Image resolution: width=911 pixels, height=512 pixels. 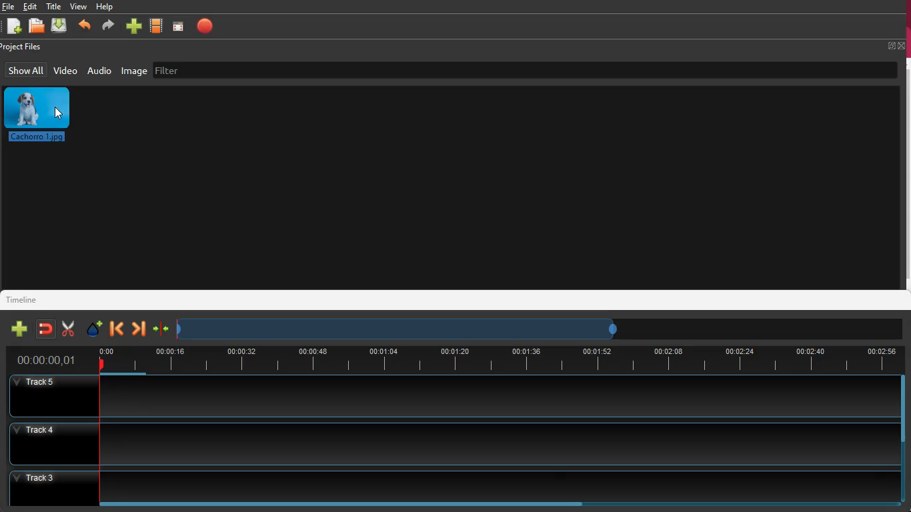 What do you see at coordinates (64, 72) in the screenshot?
I see `video` at bounding box center [64, 72].